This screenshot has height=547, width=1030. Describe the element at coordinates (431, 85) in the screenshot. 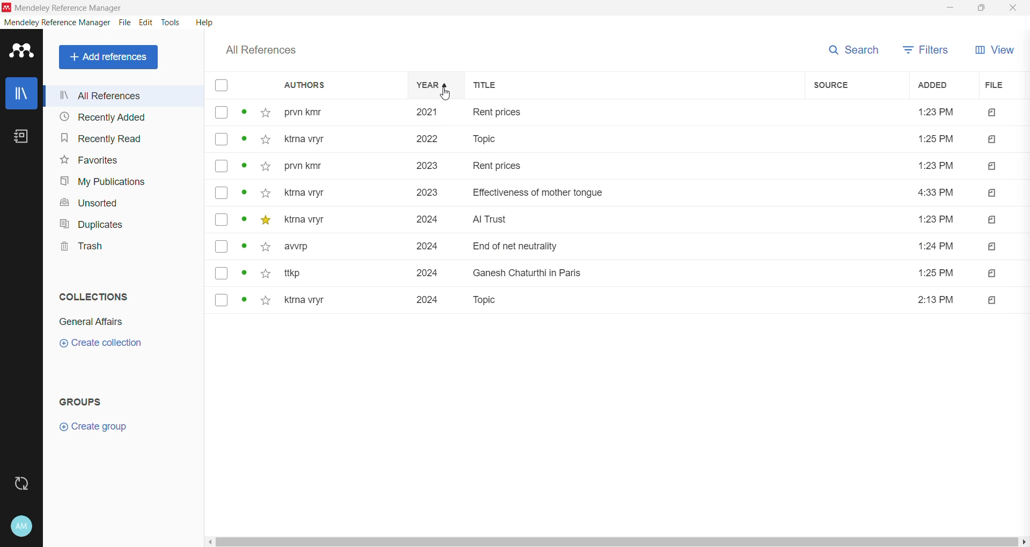

I see `year` at that location.